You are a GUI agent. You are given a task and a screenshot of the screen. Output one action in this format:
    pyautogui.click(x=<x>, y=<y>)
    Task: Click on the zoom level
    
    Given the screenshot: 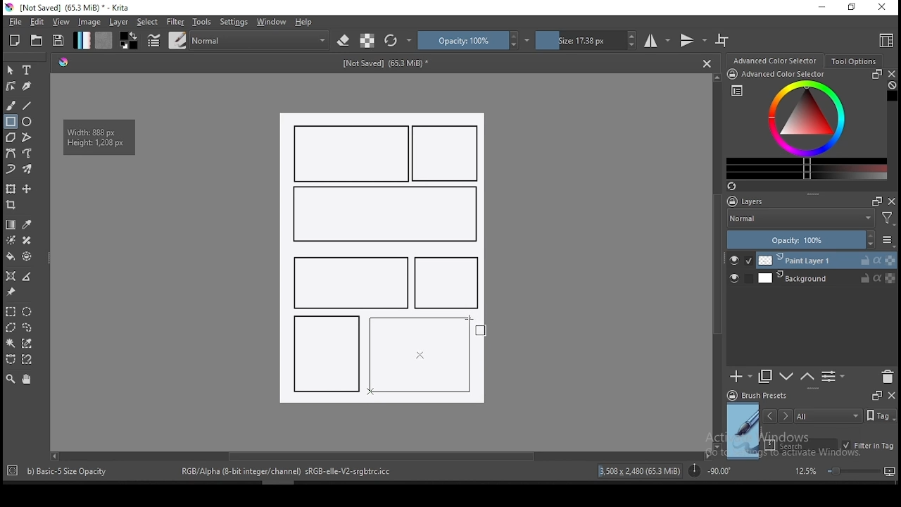 What is the action you would take?
    pyautogui.click(x=845, y=470)
    